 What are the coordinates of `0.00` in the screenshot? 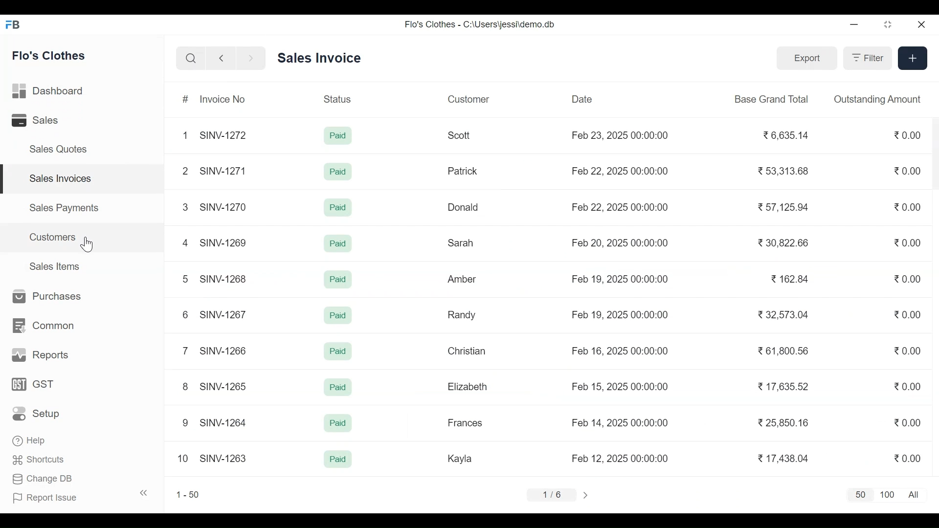 It's located at (907, 422).